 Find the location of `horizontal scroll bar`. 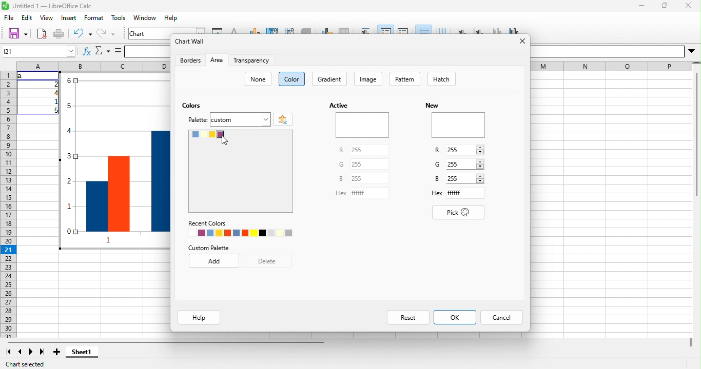

horizontal scroll bar is located at coordinates (166, 342).